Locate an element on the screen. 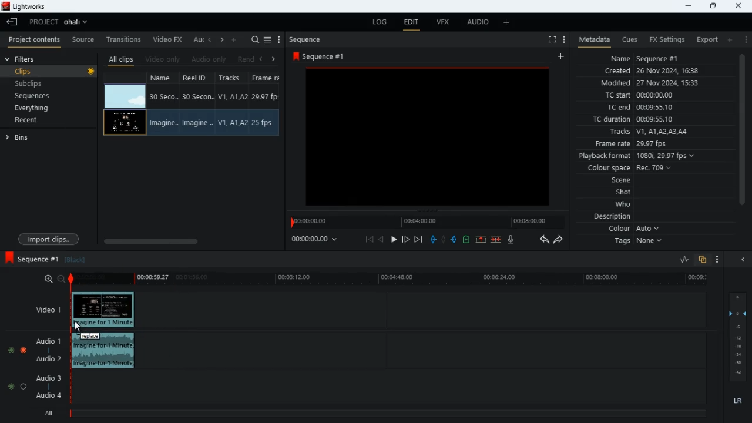 This screenshot has width=752, height=423. left is located at coordinates (264, 58).